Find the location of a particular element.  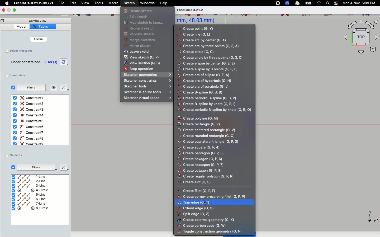

Merge sketches is located at coordinates (145, 40).